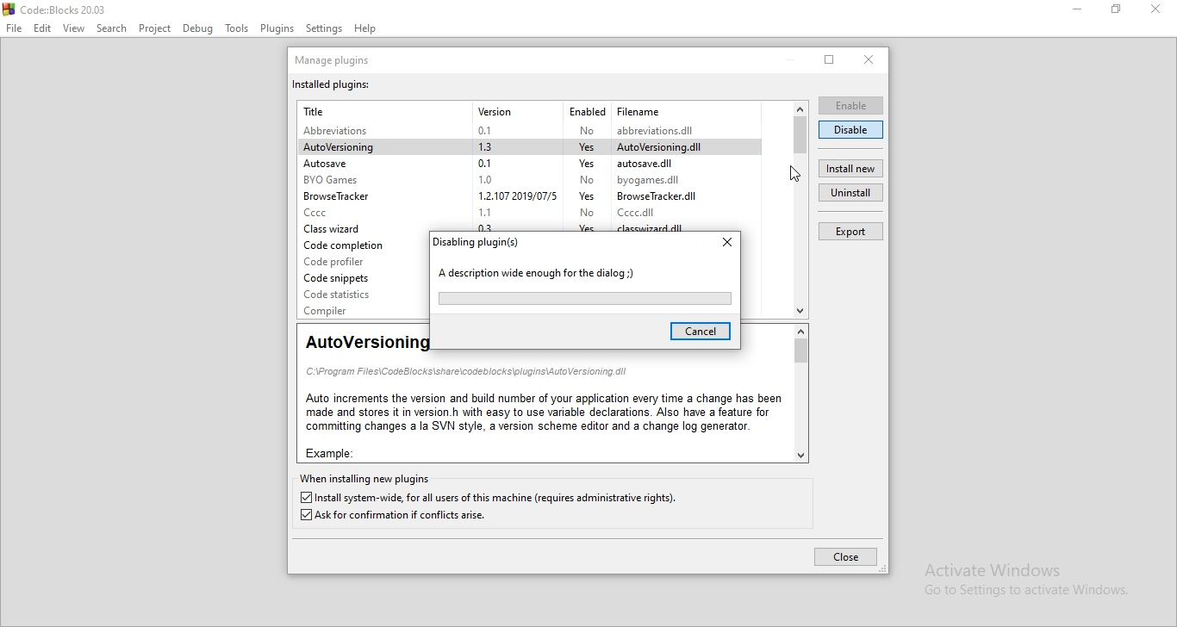 This screenshot has width=1177, height=627. Describe the element at coordinates (367, 343) in the screenshot. I see `AutoVersioning` at that location.